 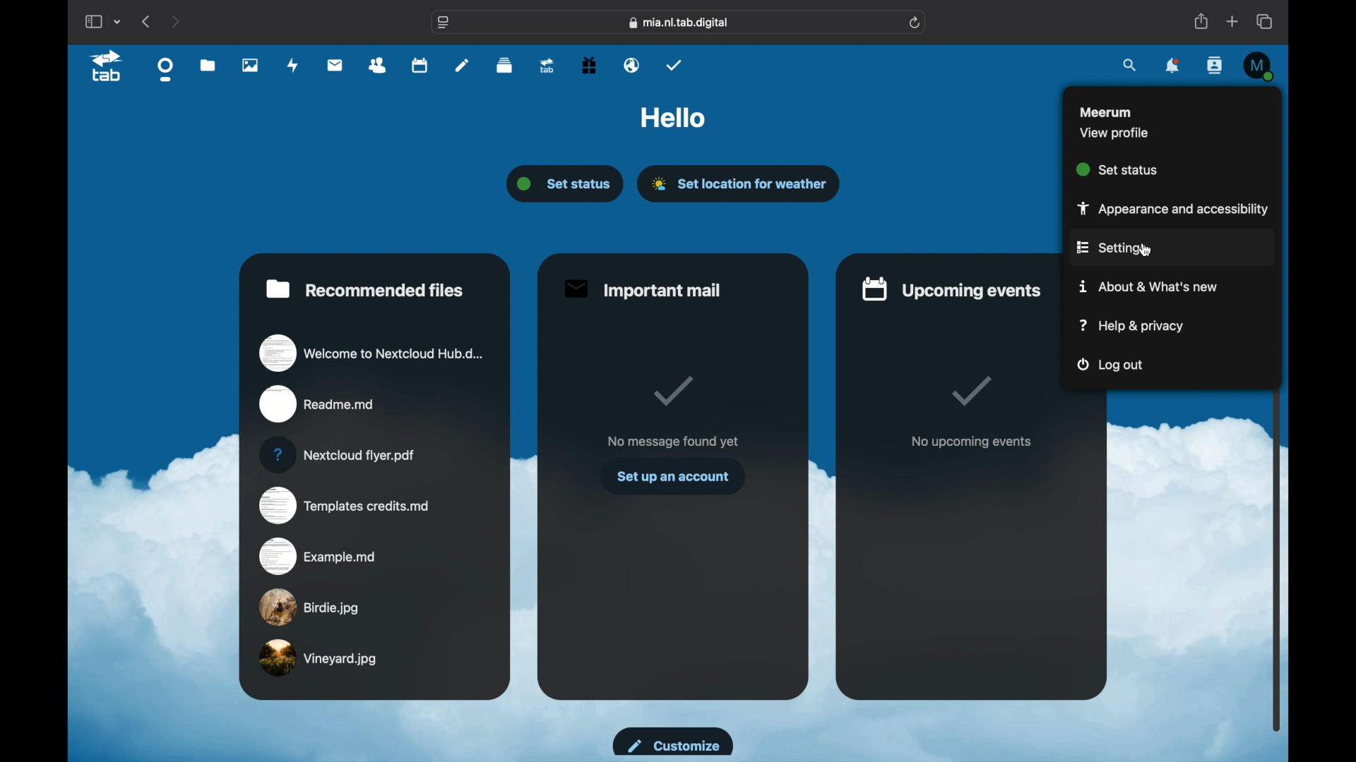 I want to click on set up an account, so click(x=672, y=476).